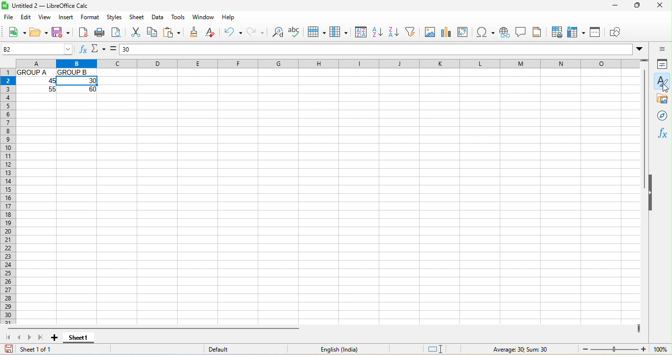  Describe the element at coordinates (446, 32) in the screenshot. I see `chart` at that location.